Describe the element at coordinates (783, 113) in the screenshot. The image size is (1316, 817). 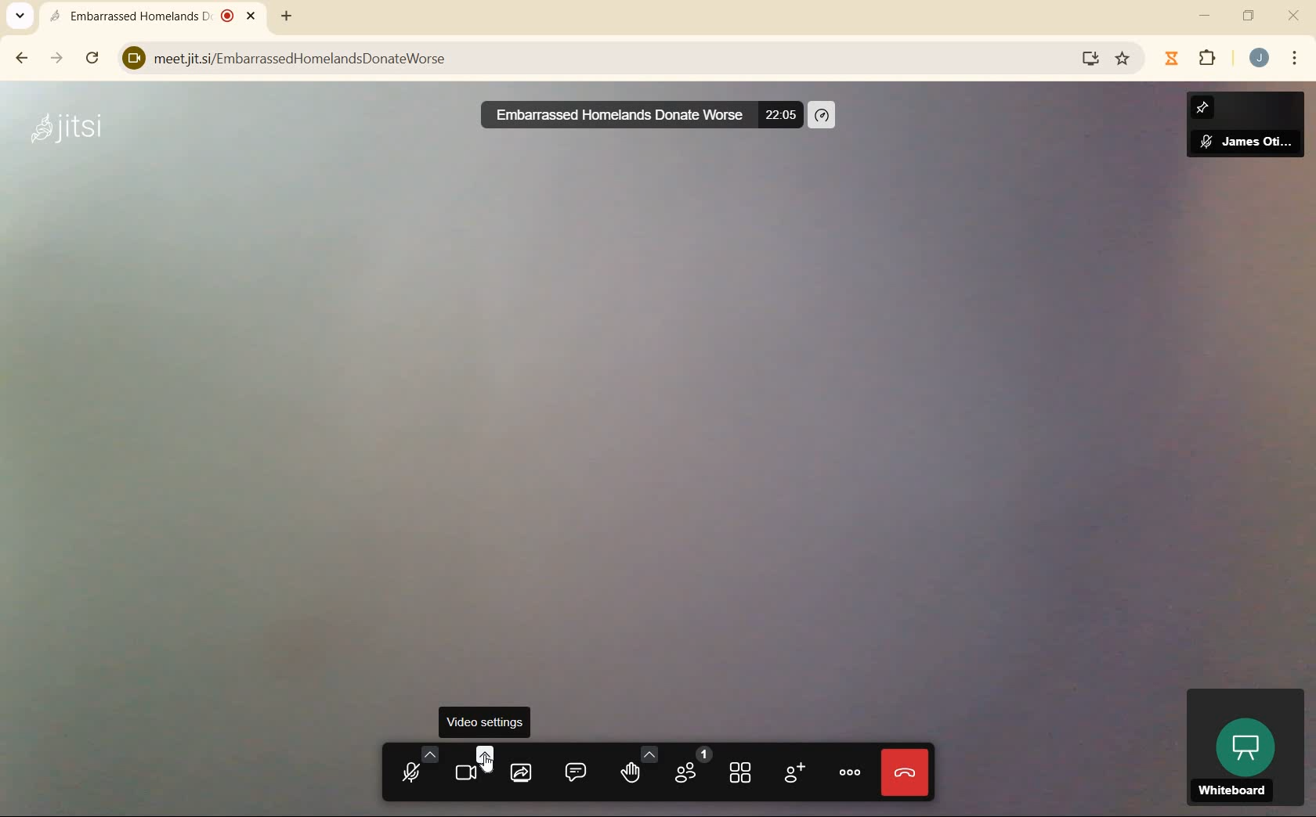
I see `22:05` at that location.